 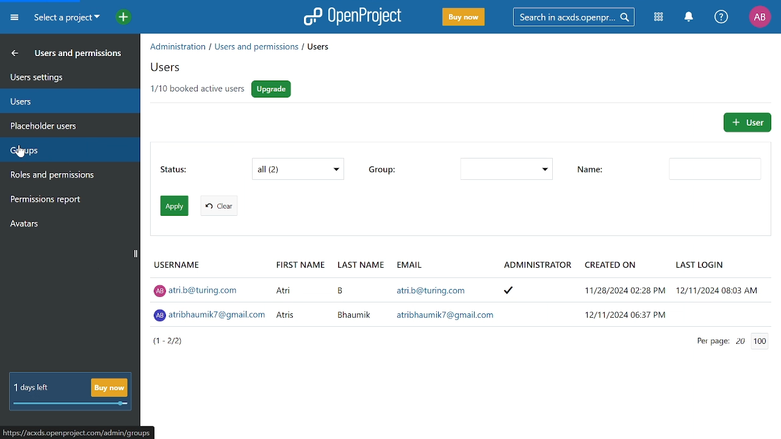 What do you see at coordinates (179, 266) in the screenshot?
I see `Username` at bounding box center [179, 266].